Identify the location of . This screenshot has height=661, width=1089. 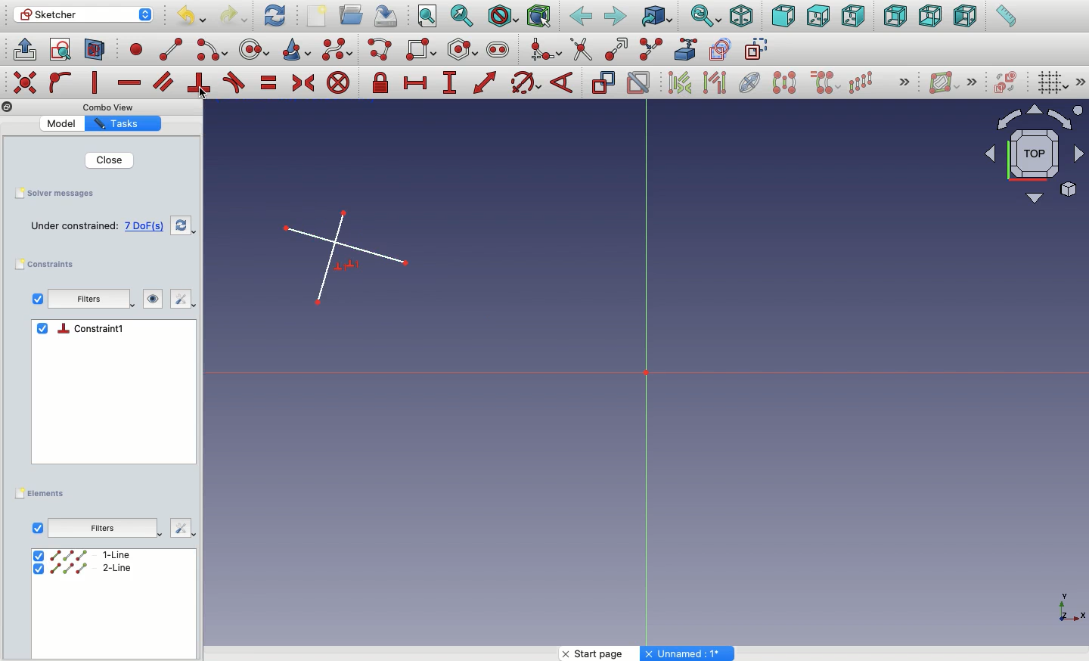
(107, 529).